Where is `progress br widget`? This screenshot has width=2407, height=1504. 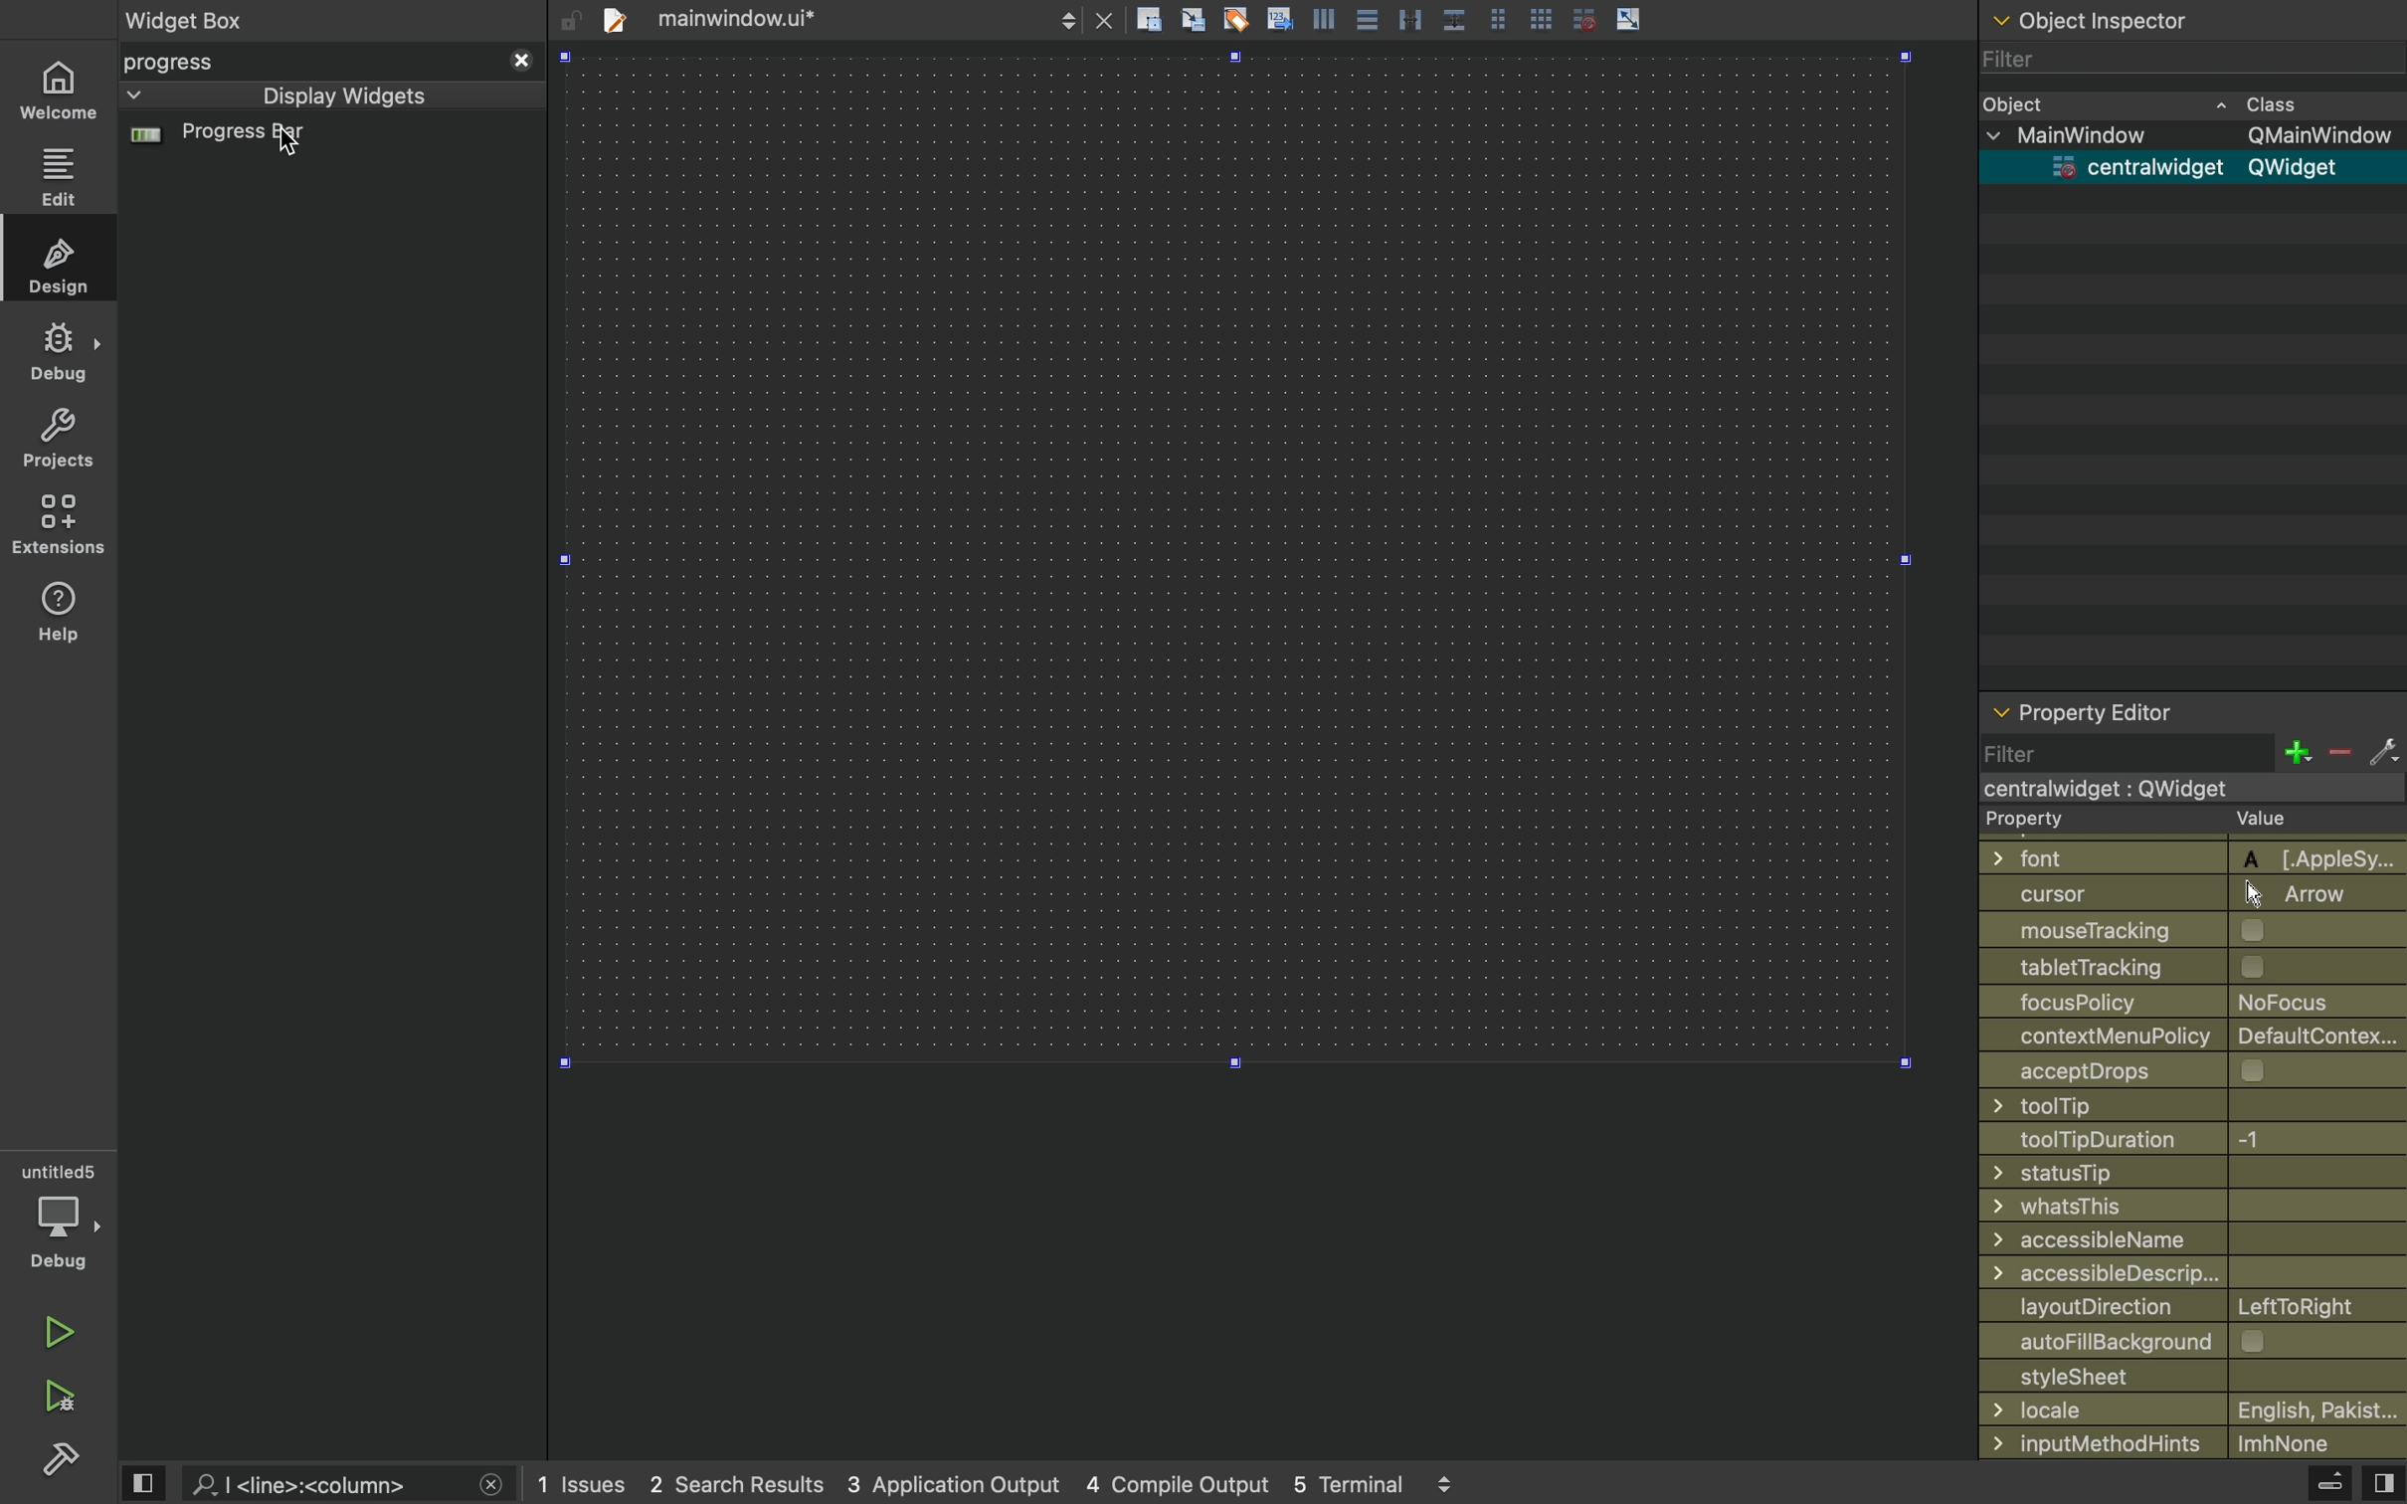
progress br widget is located at coordinates (325, 143).